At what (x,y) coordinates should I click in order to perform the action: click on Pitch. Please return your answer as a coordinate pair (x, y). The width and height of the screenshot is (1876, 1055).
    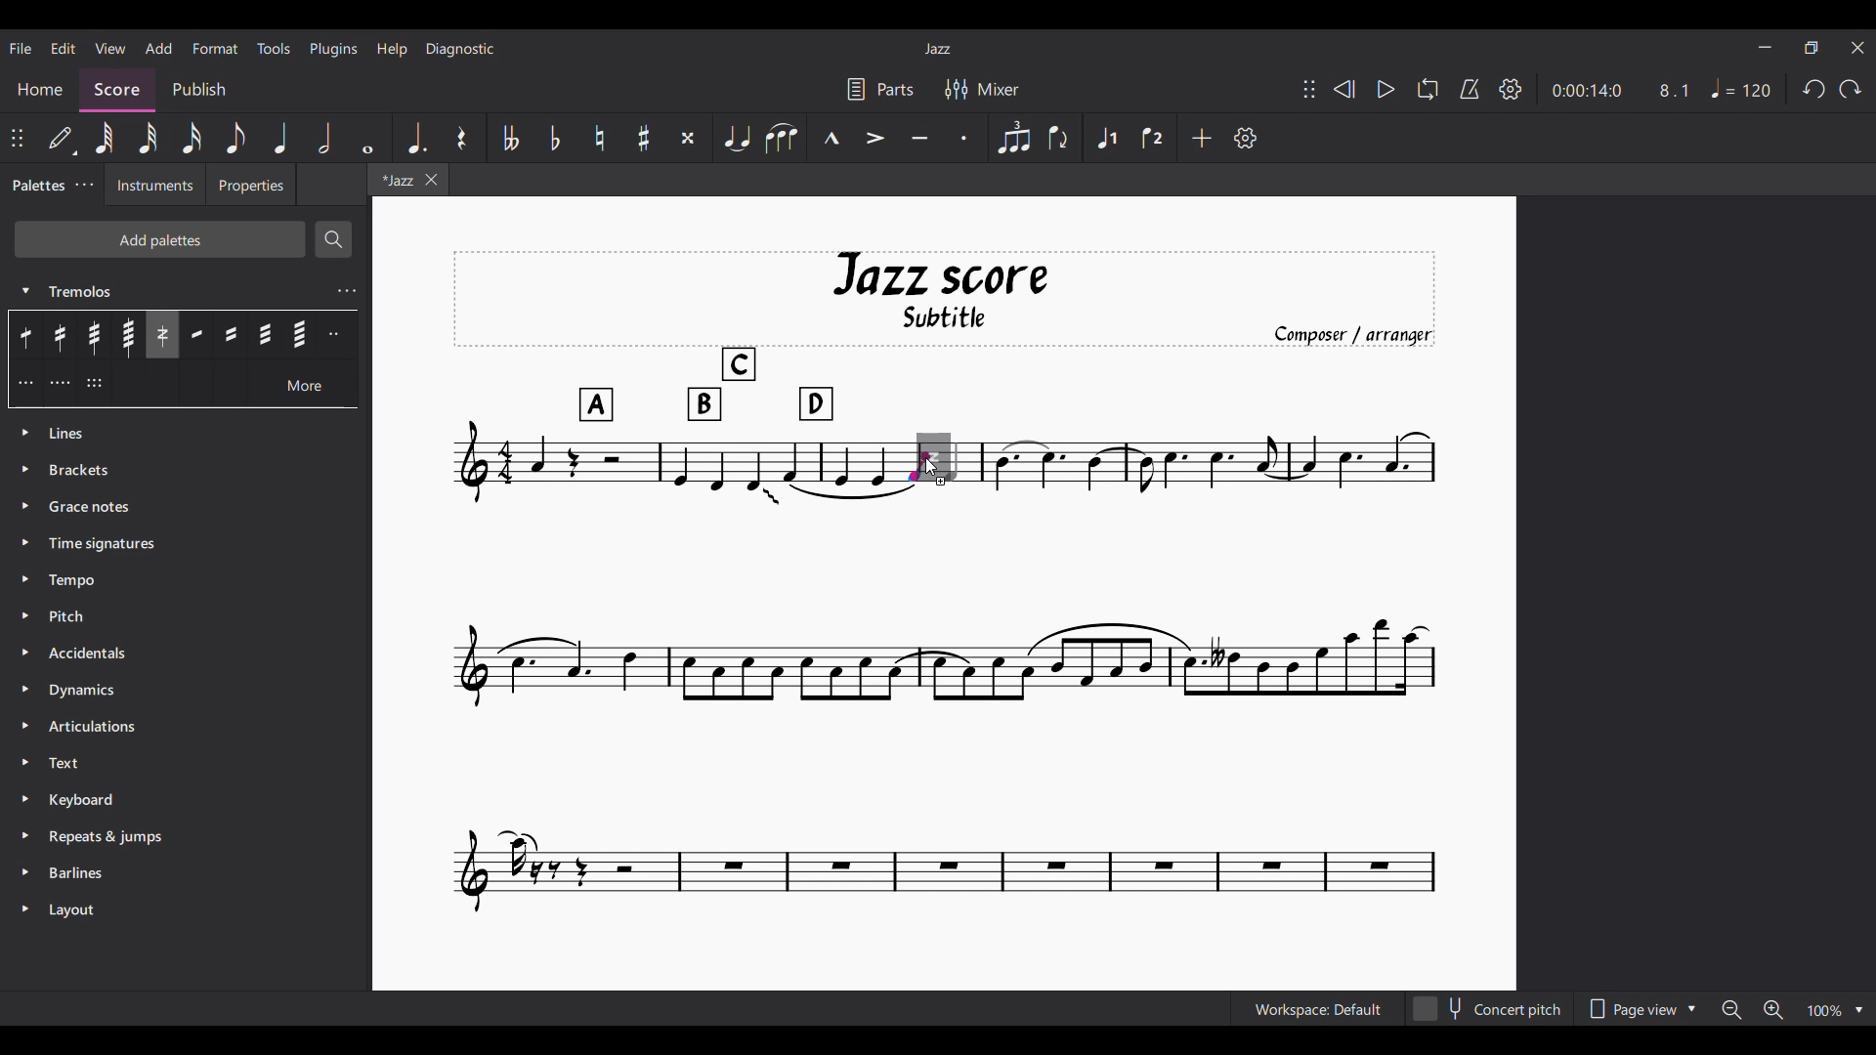
    Looking at the image, I should click on (187, 617).